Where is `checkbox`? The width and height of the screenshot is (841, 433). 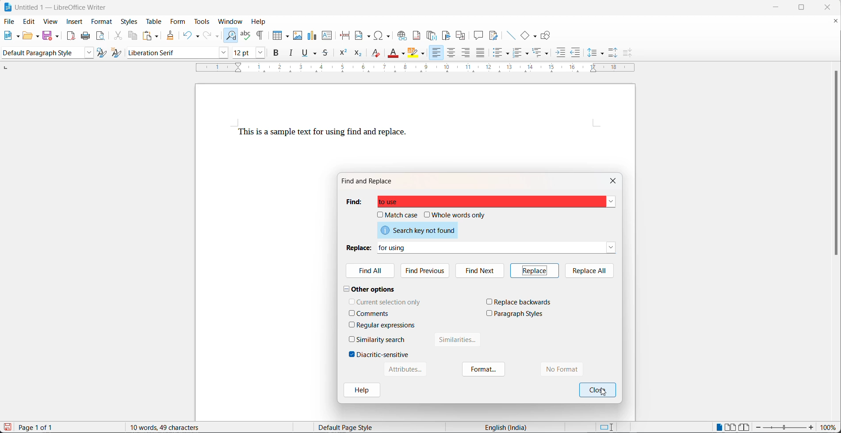
checkbox is located at coordinates (428, 215).